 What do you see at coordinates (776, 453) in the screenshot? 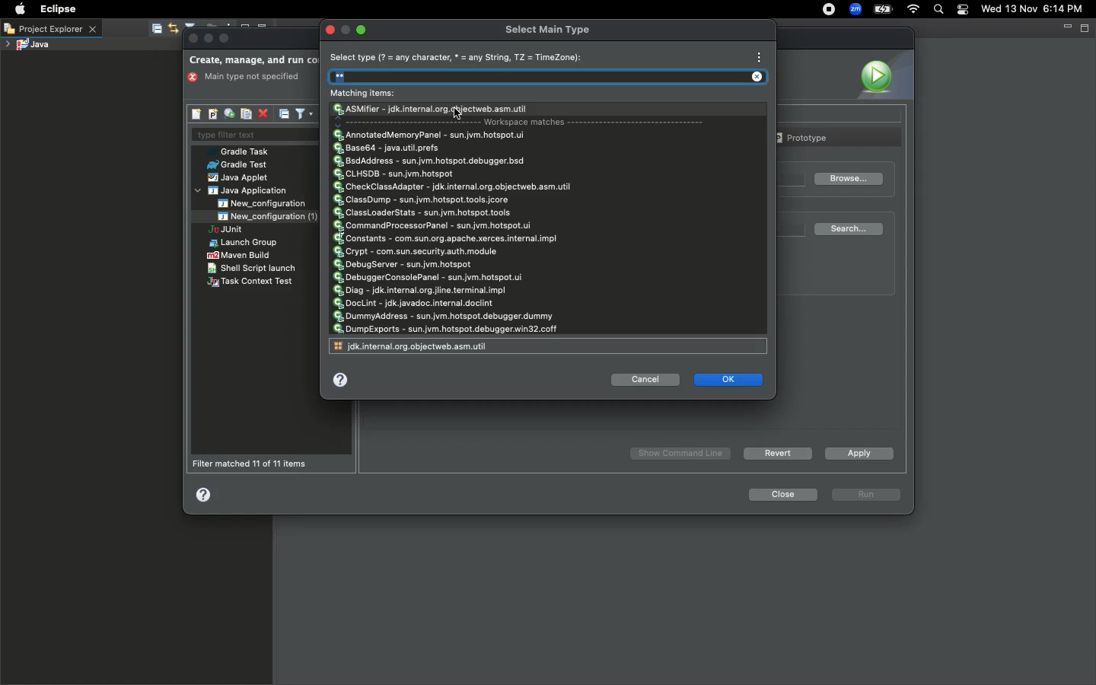
I see `Revert` at bounding box center [776, 453].